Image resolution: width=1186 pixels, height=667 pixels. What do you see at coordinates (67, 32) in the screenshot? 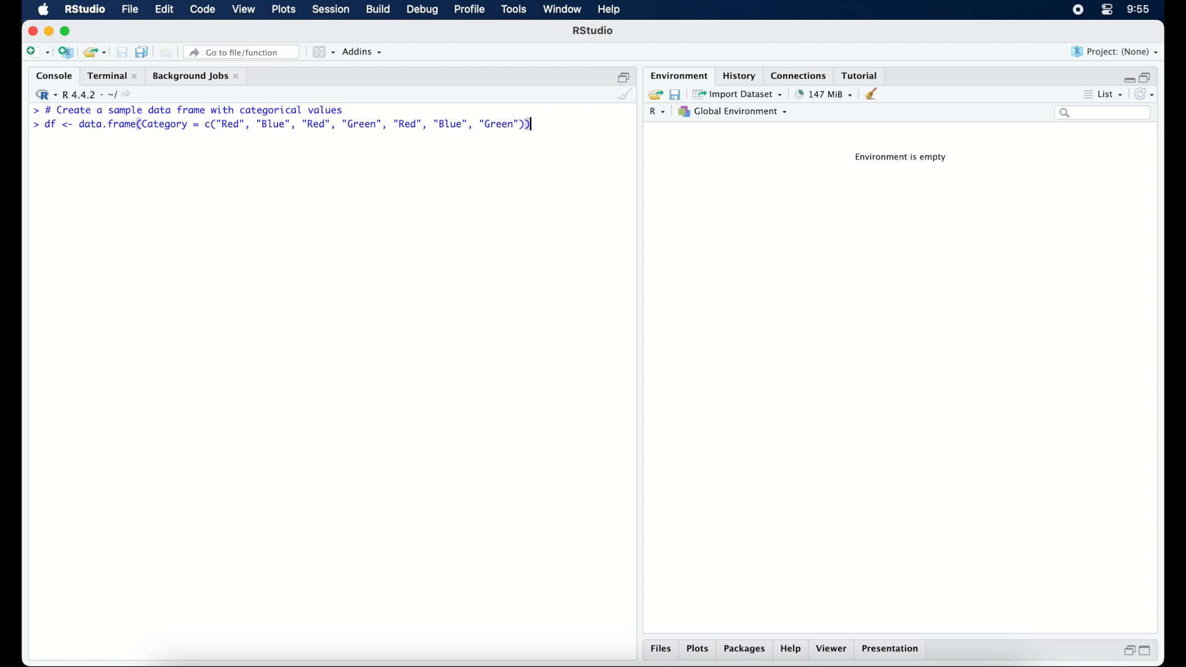
I see `maximize` at bounding box center [67, 32].